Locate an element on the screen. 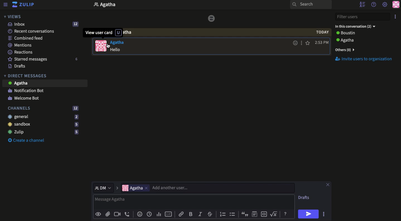 This screenshot has width=401, height=221. Starred messages is located at coordinates (44, 59).